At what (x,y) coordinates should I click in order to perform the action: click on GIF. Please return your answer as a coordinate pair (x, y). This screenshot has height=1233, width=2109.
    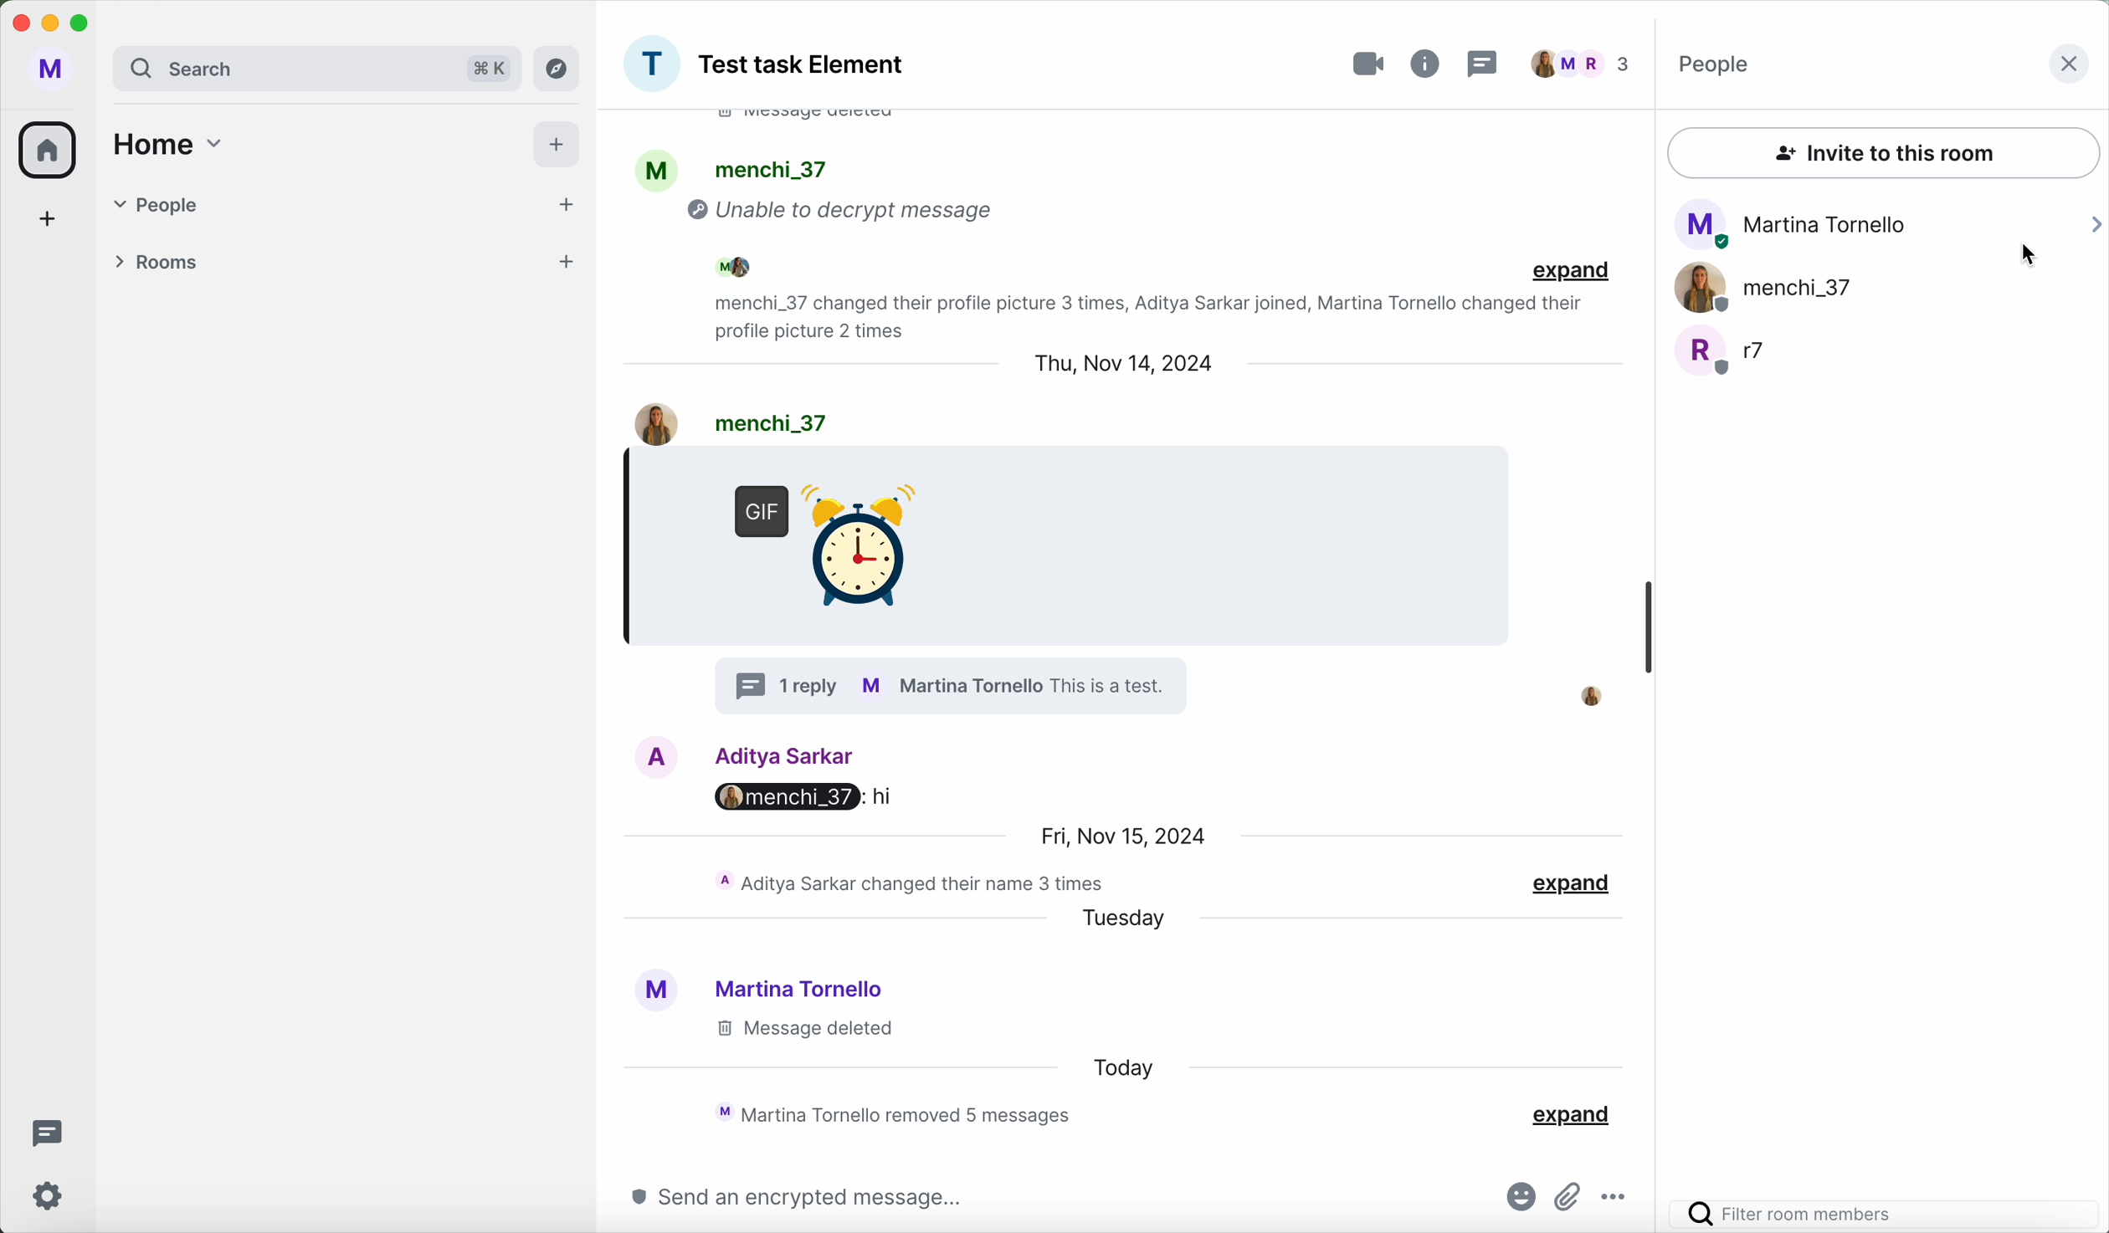
    Looking at the image, I should click on (817, 538).